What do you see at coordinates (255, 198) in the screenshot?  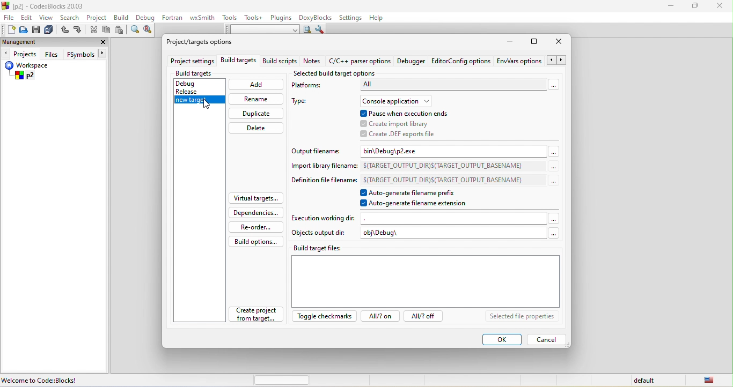 I see `virtual targets` at bounding box center [255, 198].